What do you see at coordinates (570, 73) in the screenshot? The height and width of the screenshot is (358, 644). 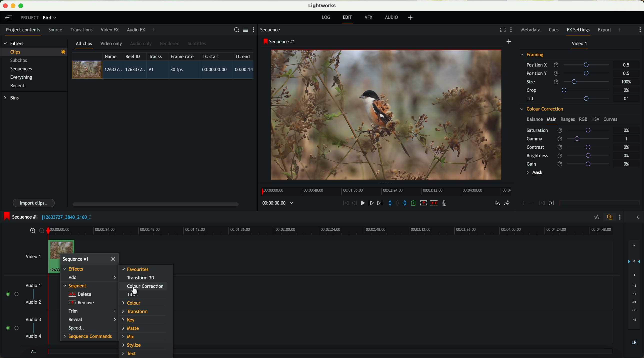 I see `position Y` at bounding box center [570, 73].